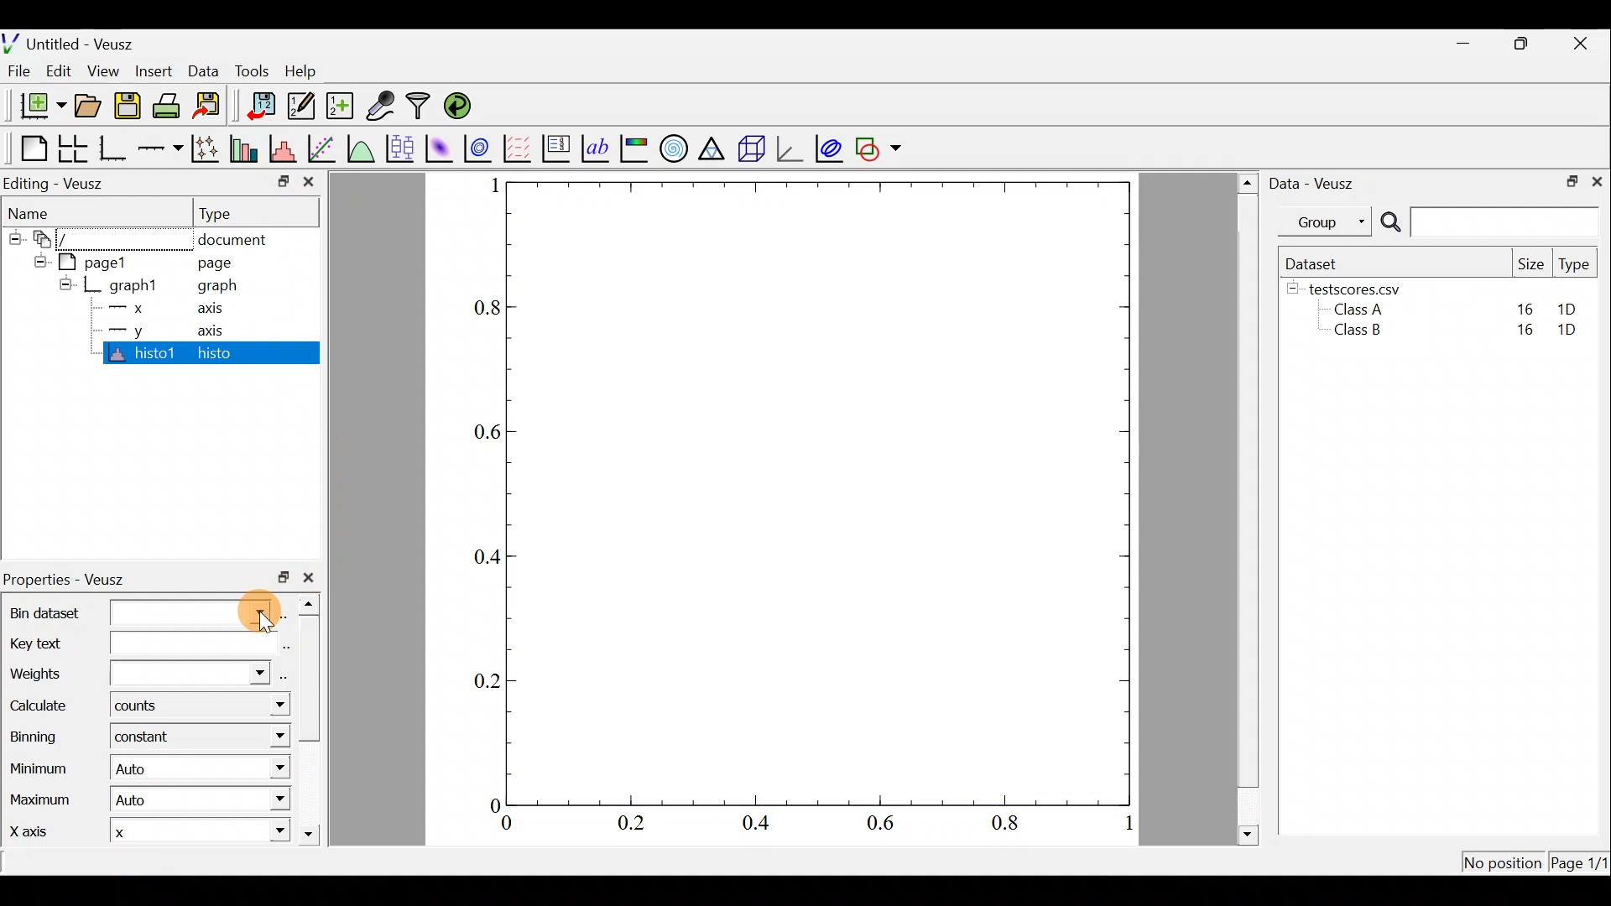  What do you see at coordinates (127, 103) in the screenshot?
I see `Save the document` at bounding box center [127, 103].